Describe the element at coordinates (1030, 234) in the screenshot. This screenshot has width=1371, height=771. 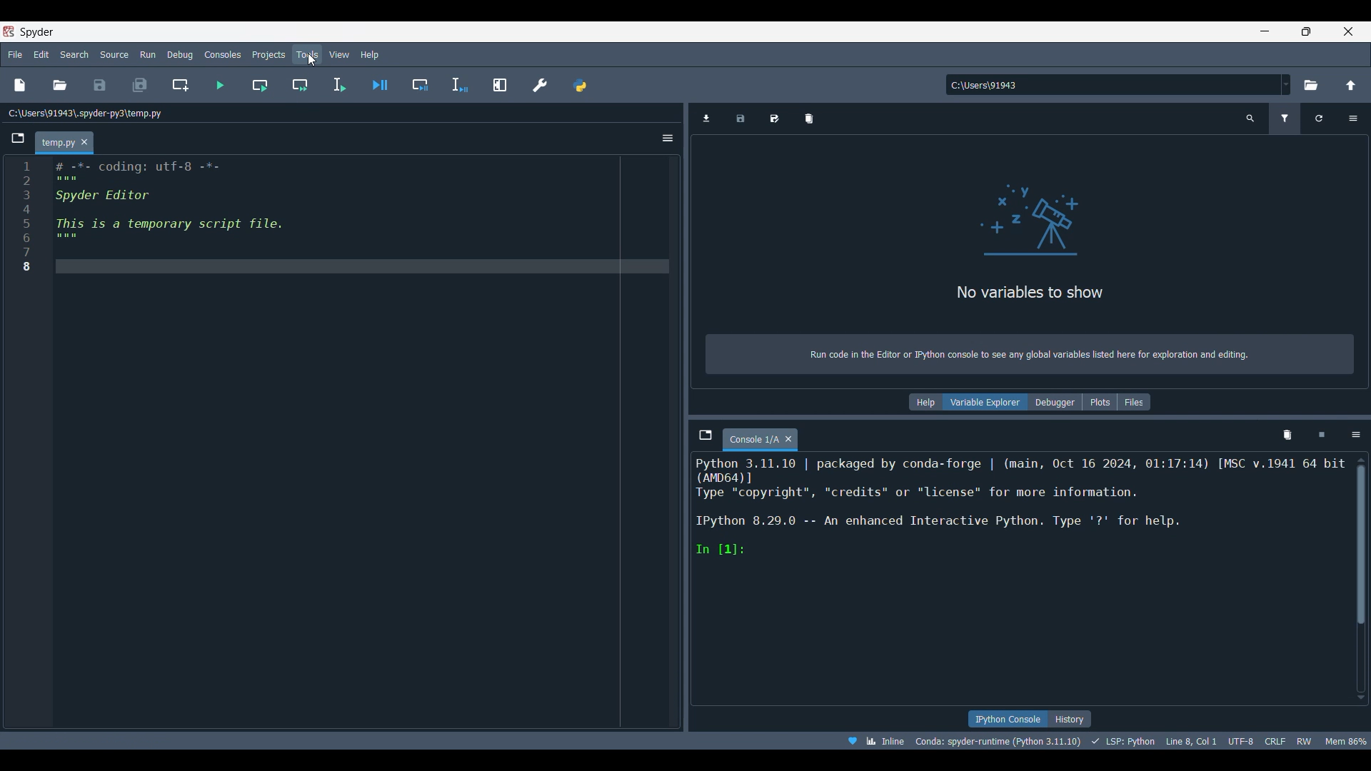
I see `variable explorer pane` at that location.